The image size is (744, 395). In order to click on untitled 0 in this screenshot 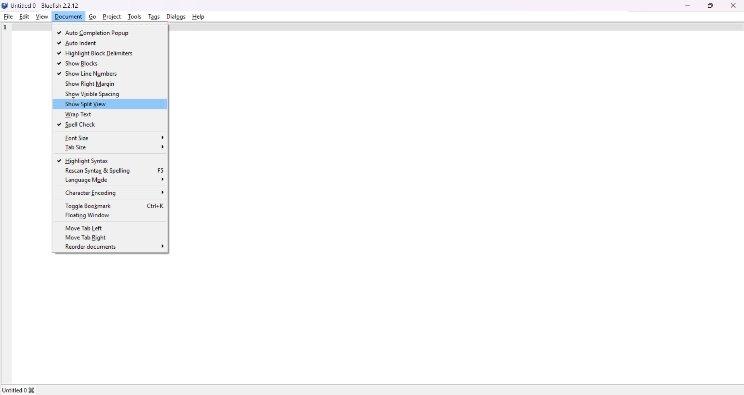, I will do `click(14, 388)`.